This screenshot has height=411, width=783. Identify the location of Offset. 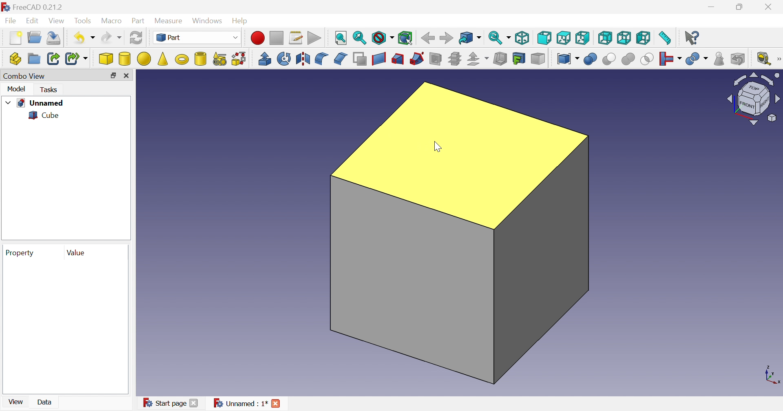
(479, 59).